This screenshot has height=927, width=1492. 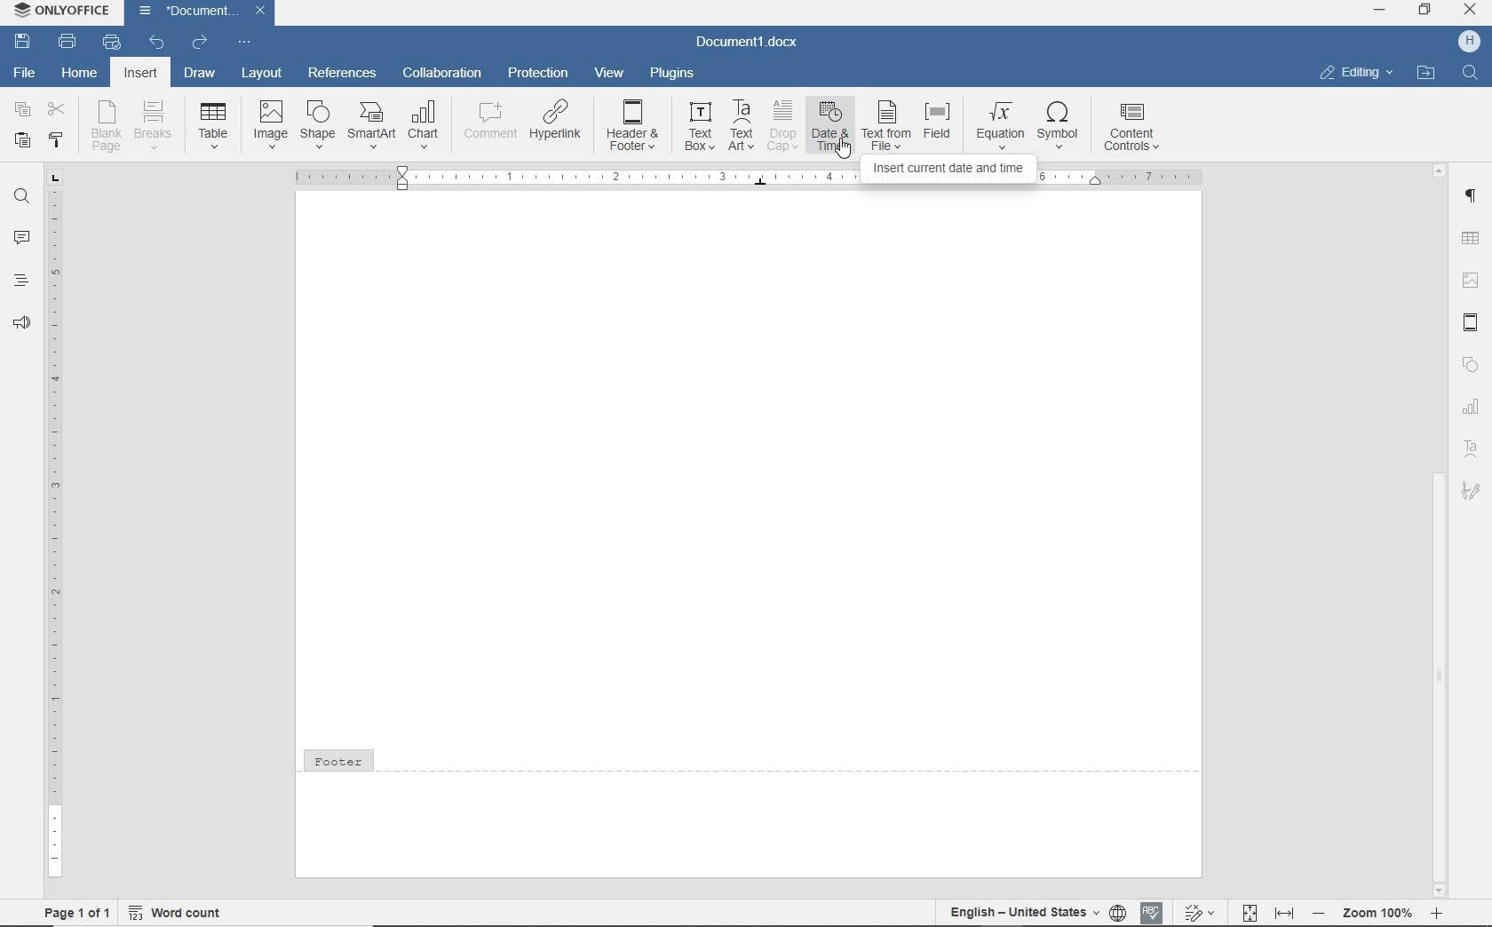 I want to click on Signature, so click(x=1473, y=496).